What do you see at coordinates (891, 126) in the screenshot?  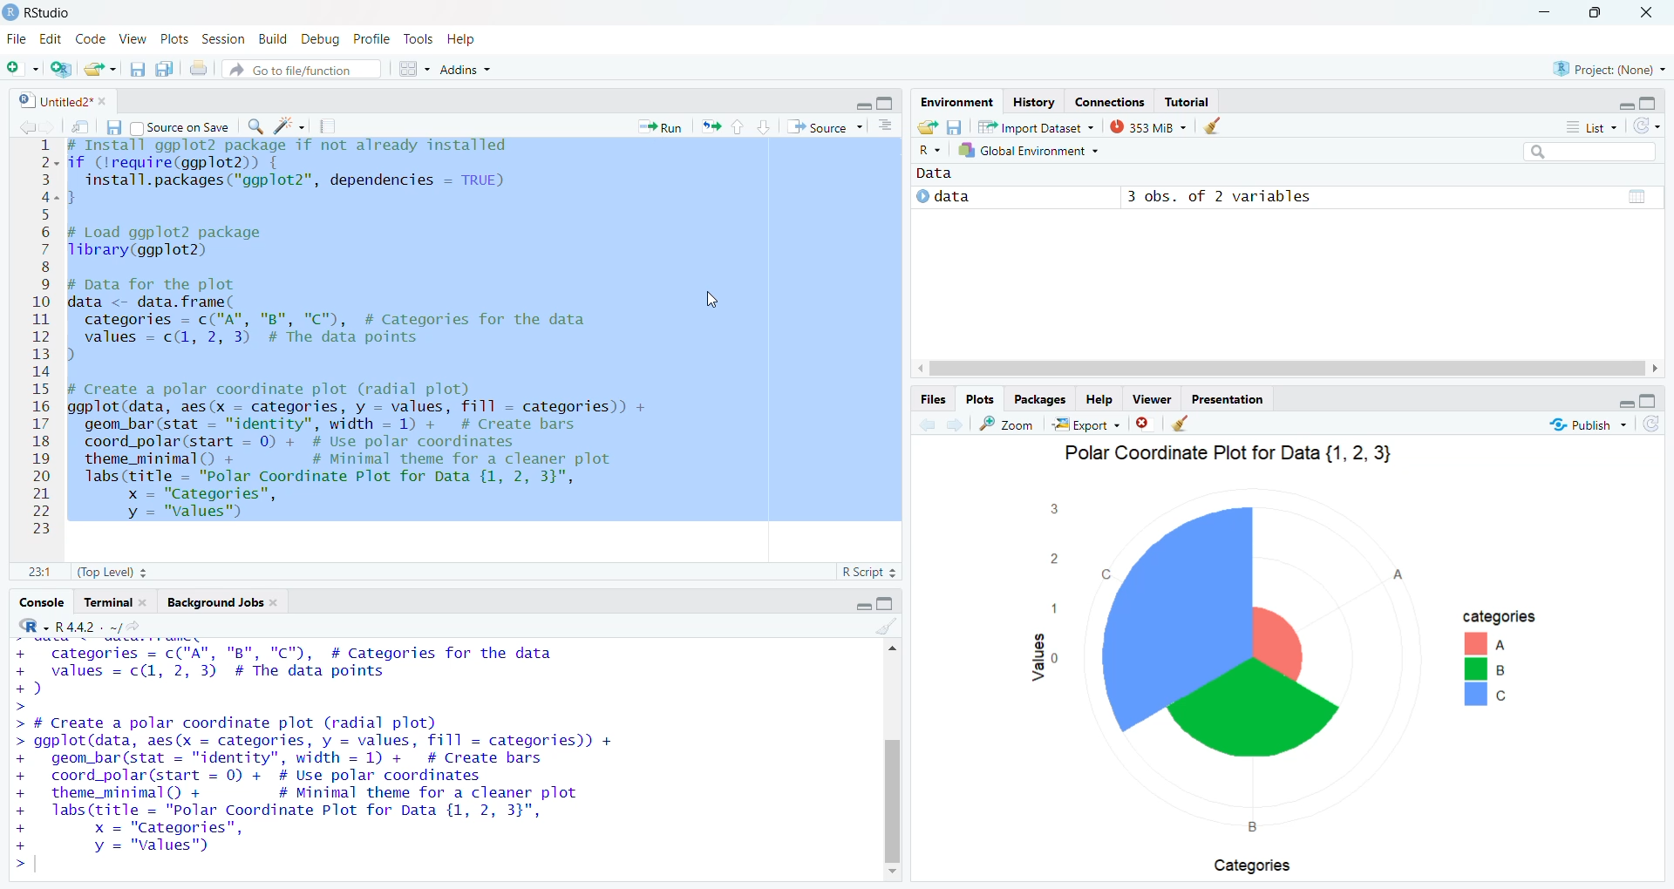 I see `show document outline` at bounding box center [891, 126].